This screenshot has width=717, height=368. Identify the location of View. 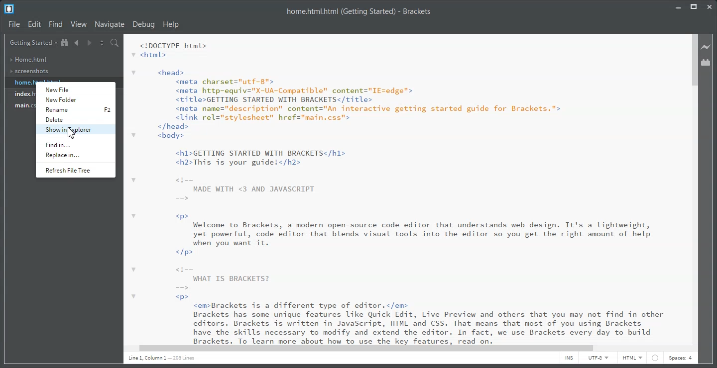
(80, 24).